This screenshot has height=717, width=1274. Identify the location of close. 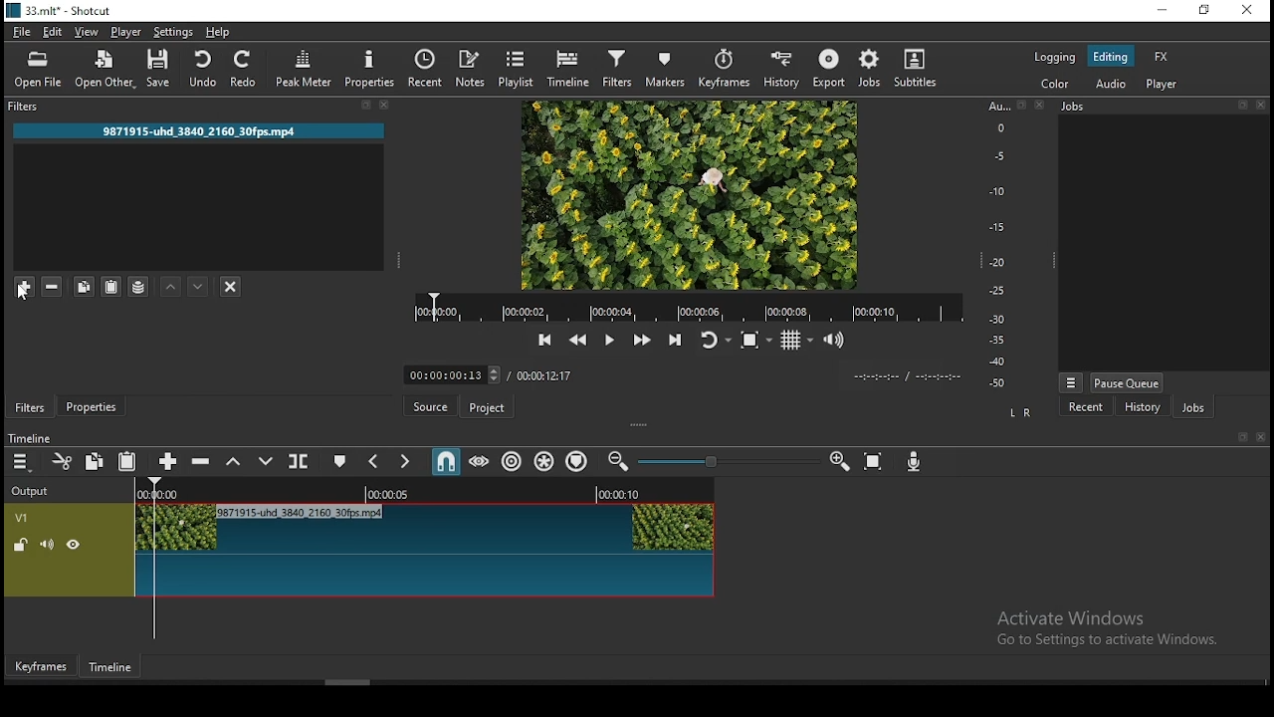
(1261, 105).